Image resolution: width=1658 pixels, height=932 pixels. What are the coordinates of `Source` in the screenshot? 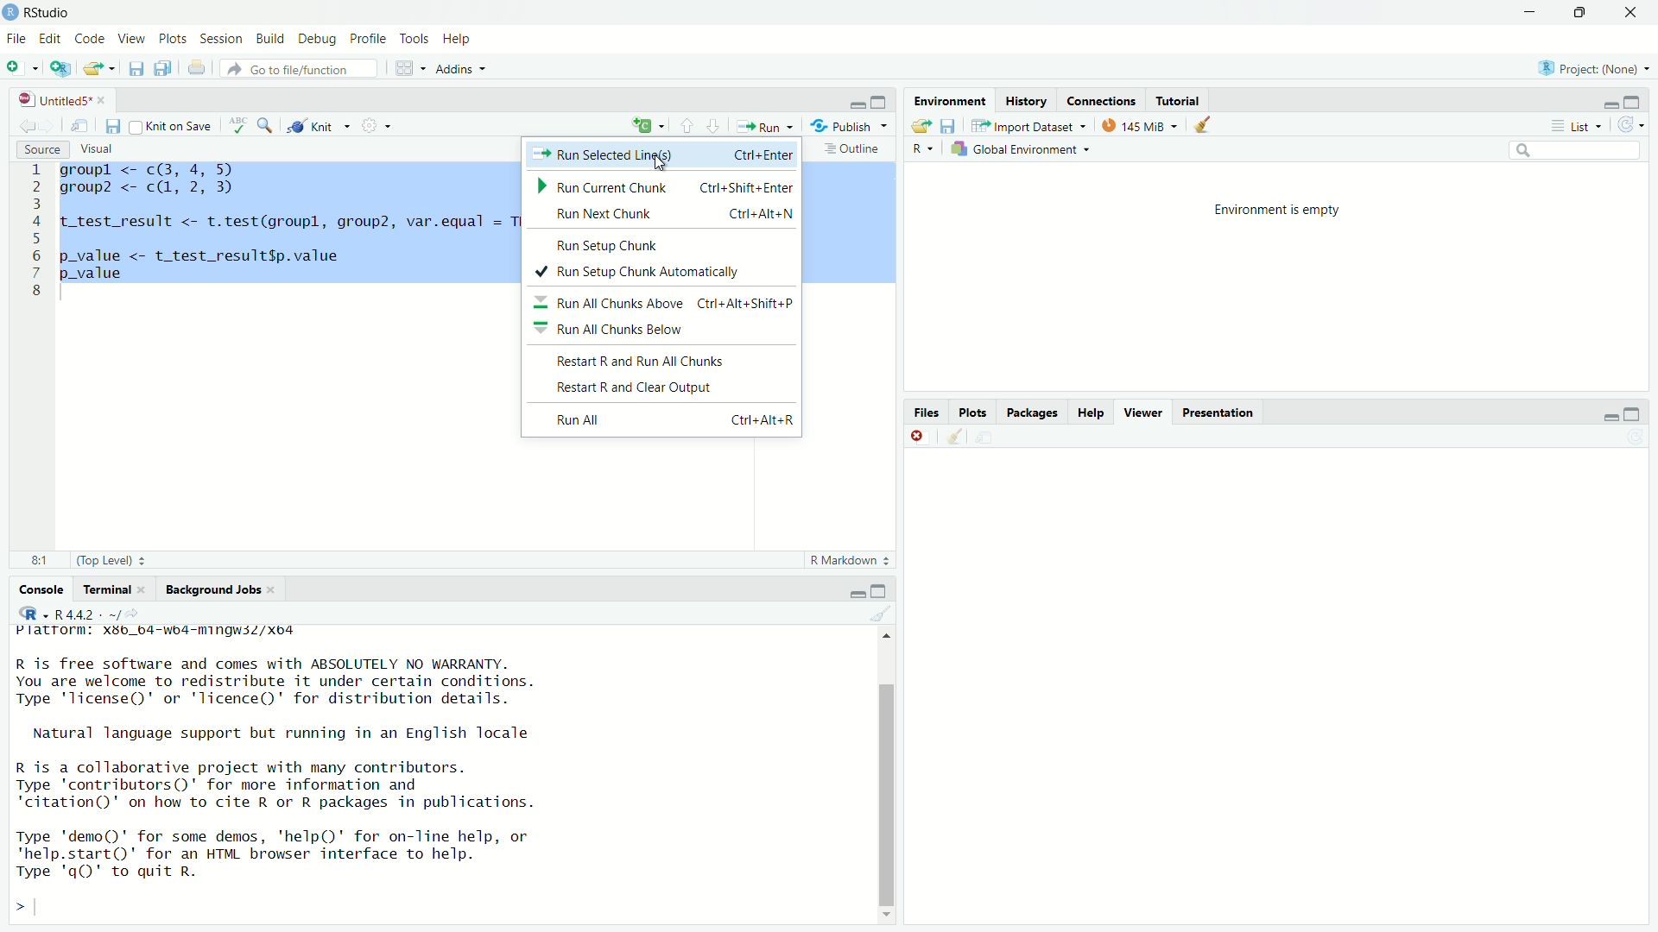 It's located at (39, 149).